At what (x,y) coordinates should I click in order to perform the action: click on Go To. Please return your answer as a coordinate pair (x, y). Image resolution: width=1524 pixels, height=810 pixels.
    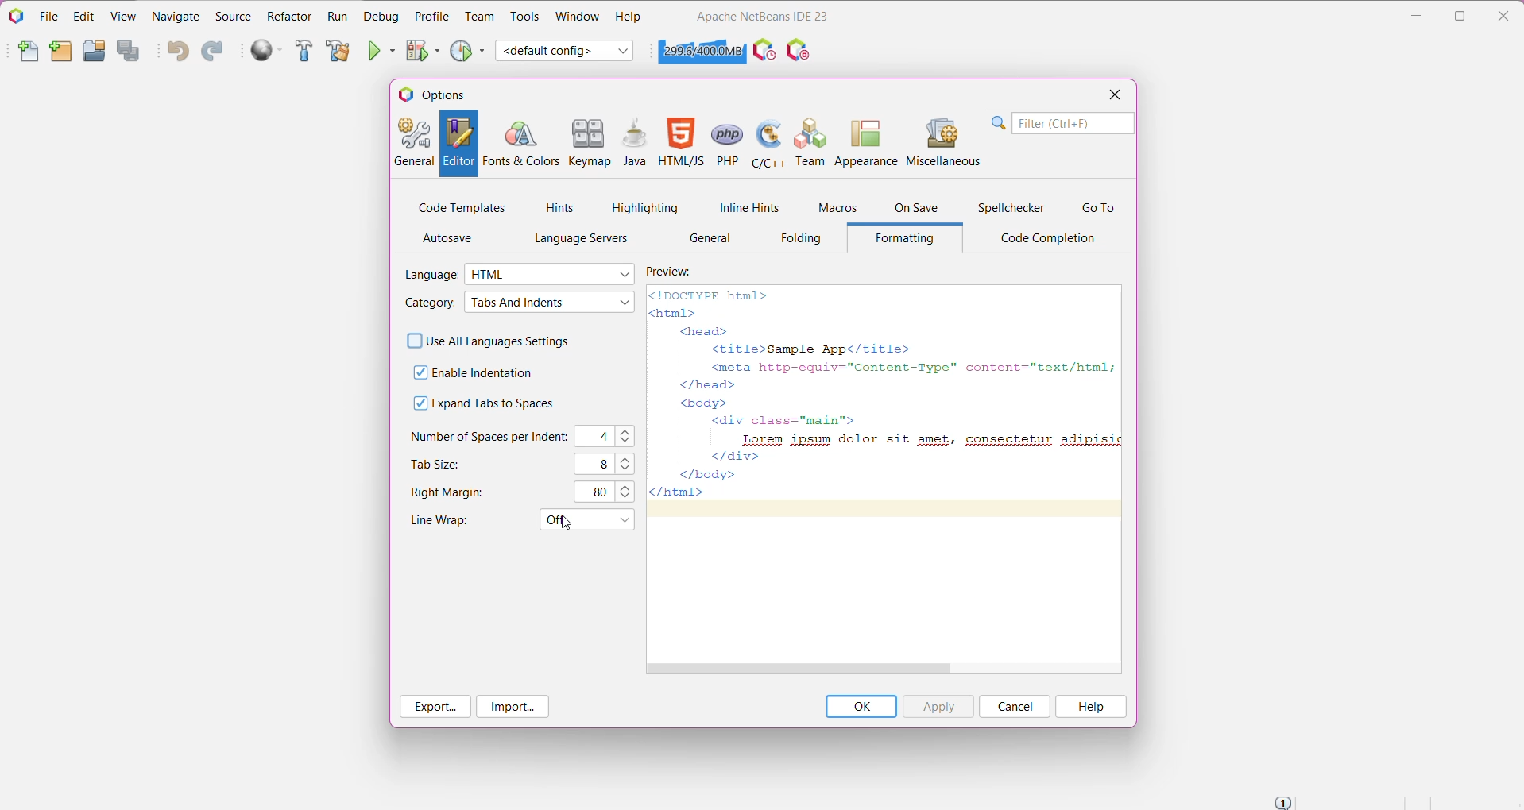
    Looking at the image, I should click on (1098, 208).